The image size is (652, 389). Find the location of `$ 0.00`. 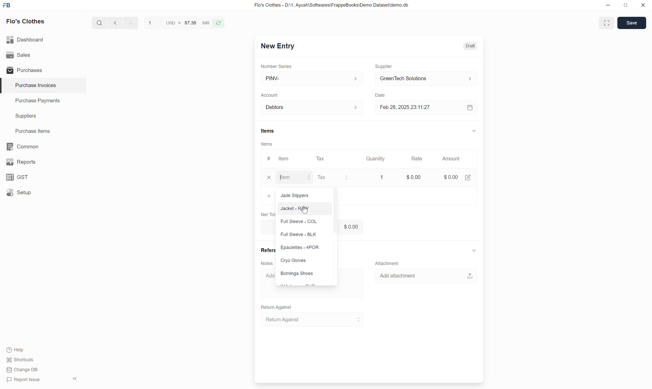

$ 0.00 is located at coordinates (352, 227).